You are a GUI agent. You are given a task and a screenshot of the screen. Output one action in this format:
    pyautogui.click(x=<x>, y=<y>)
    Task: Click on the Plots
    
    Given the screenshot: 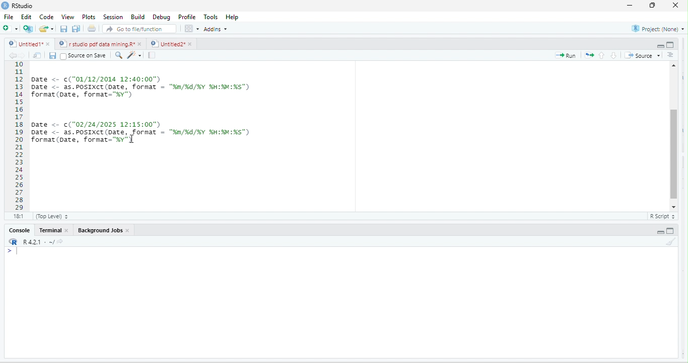 What is the action you would take?
    pyautogui.click(x=89, y=18)
    